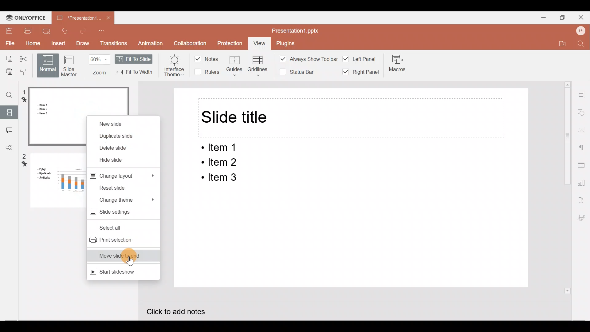 Image resolution: width=590 pixels, height=332 pixels. I want to click on Start slideshow, so click(118, 271).